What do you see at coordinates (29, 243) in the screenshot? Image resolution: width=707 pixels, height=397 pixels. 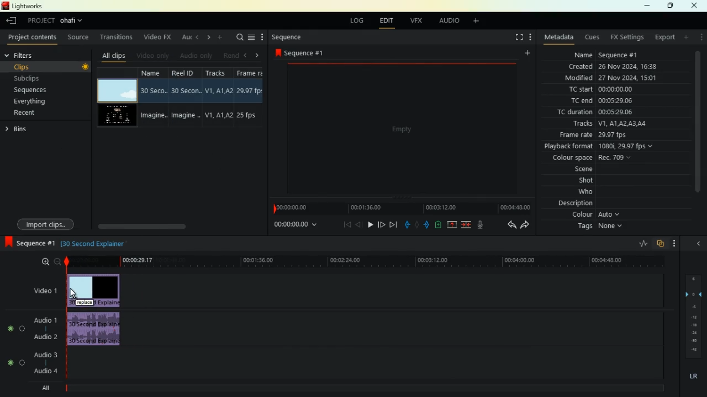 I see `sequence` at bounding box center [29, 243].